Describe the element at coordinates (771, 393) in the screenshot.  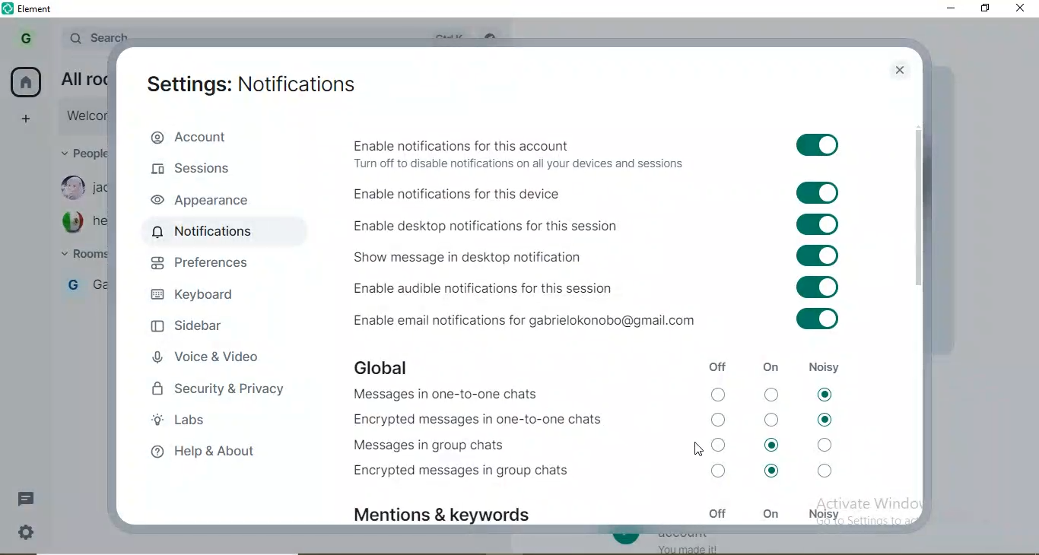
I see `switch off` at that location.